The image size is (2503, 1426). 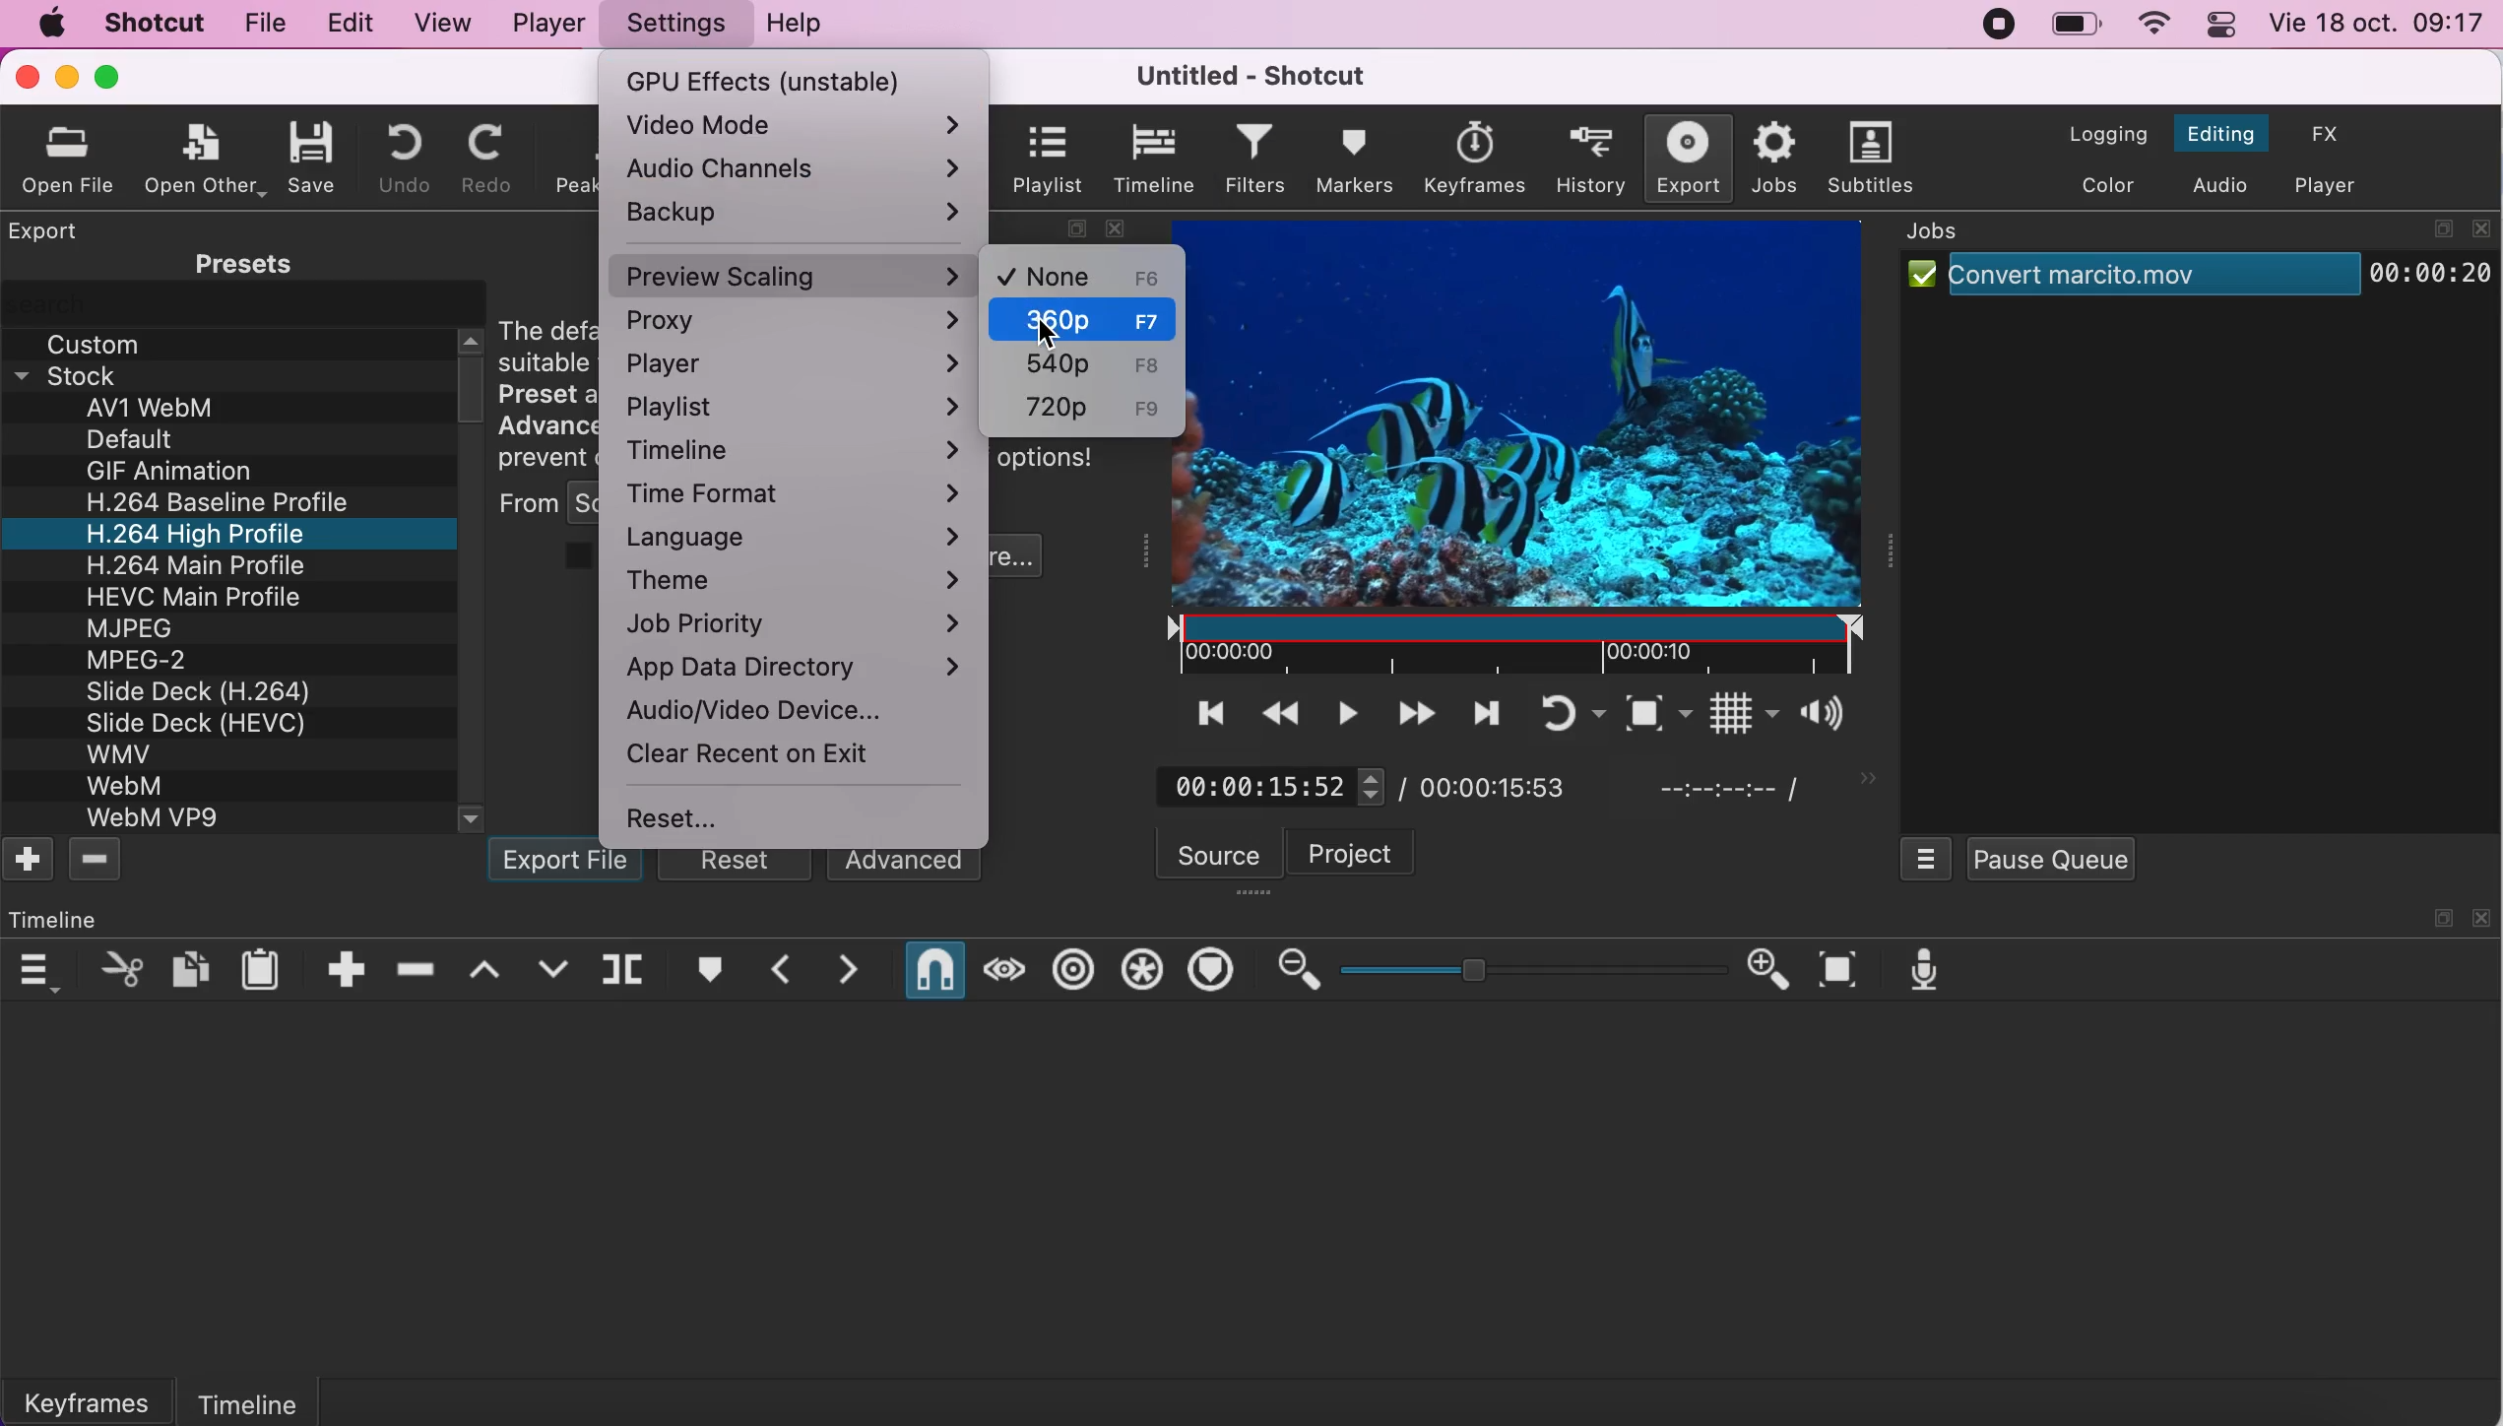 I want to click on zoom in, so click(x=1770, y=970).